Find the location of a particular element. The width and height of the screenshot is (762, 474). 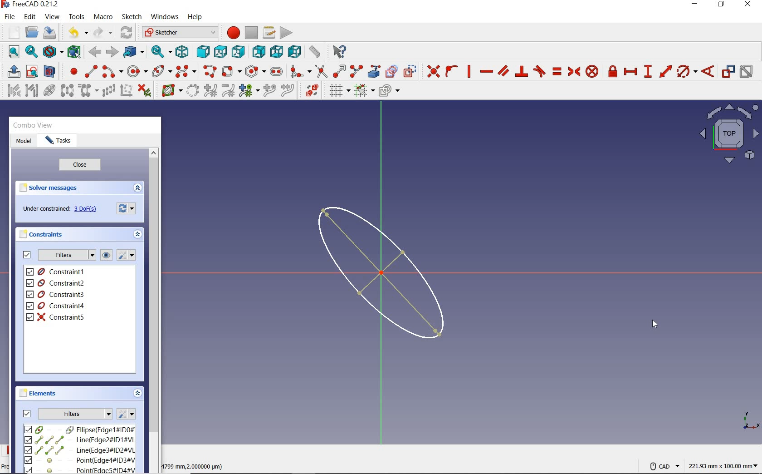

create carbon copy is located at coordinates (392, 70).